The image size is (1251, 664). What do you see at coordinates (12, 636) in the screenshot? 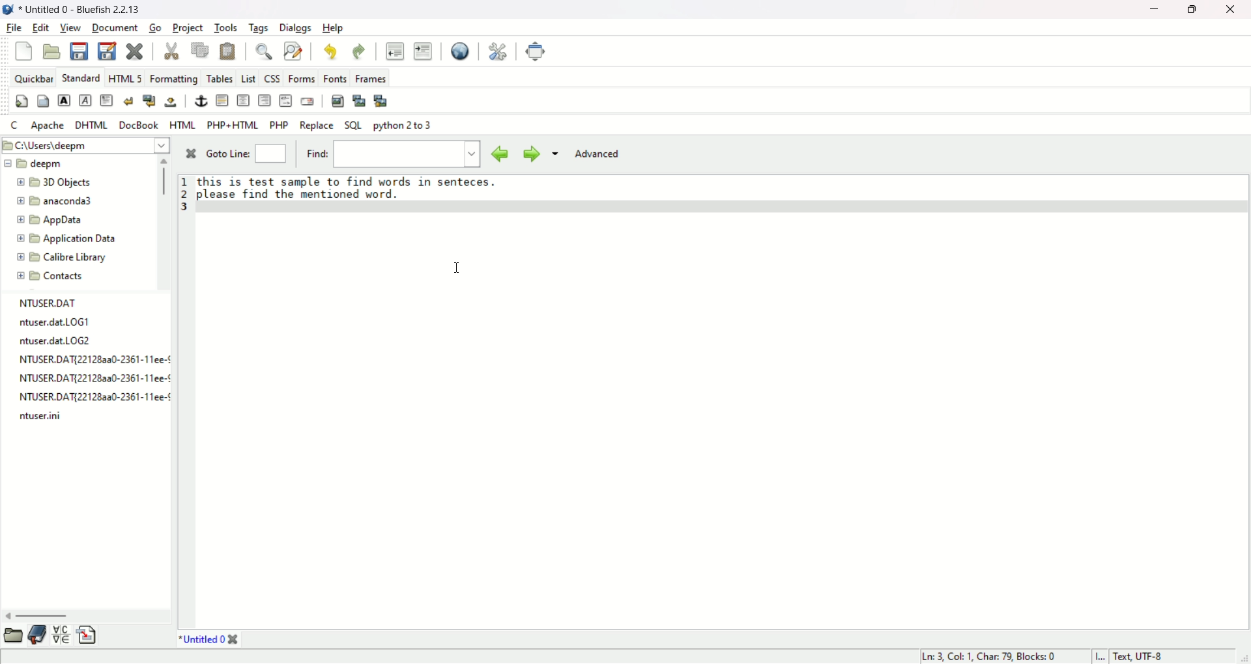
I see `open` at bounding box center [12, 636].